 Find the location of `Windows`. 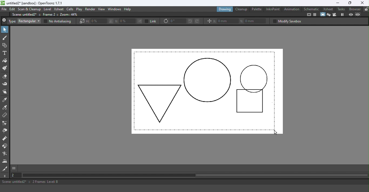

Windows is located at coordinates (114, 9).